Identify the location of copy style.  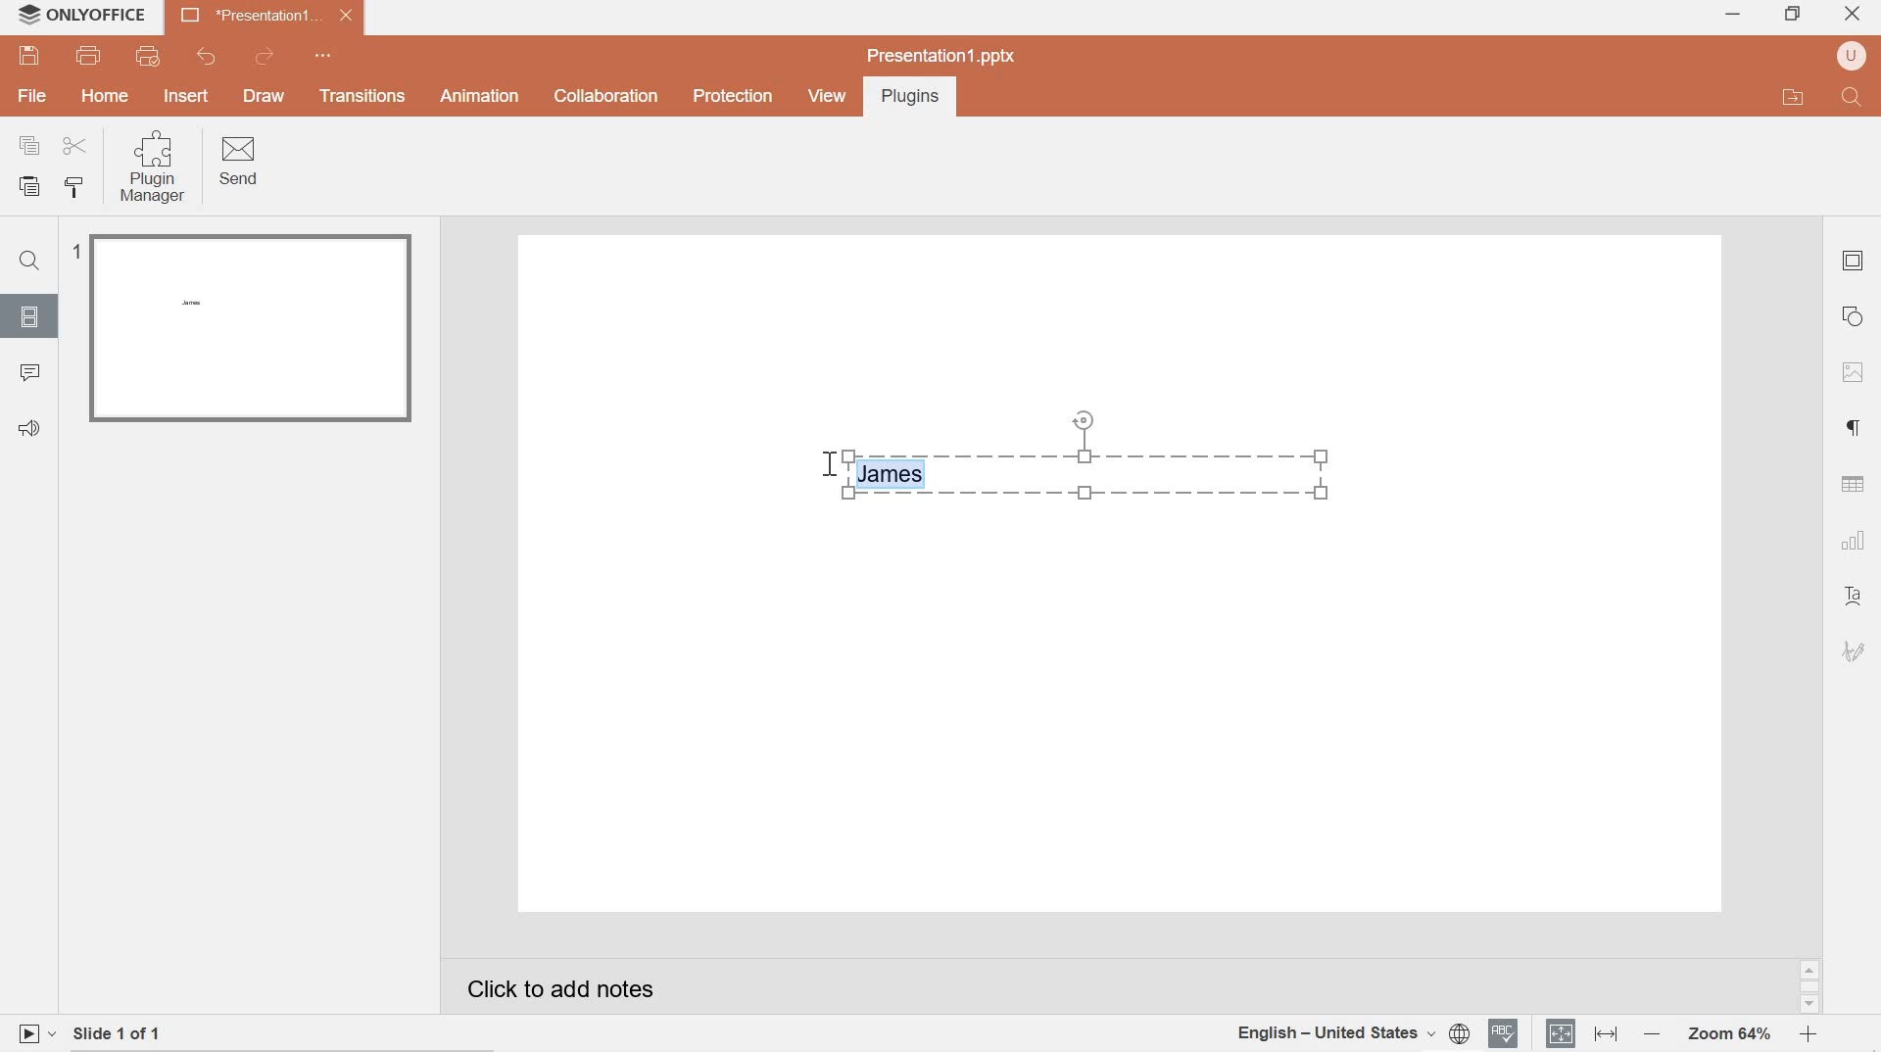
(80, 188).